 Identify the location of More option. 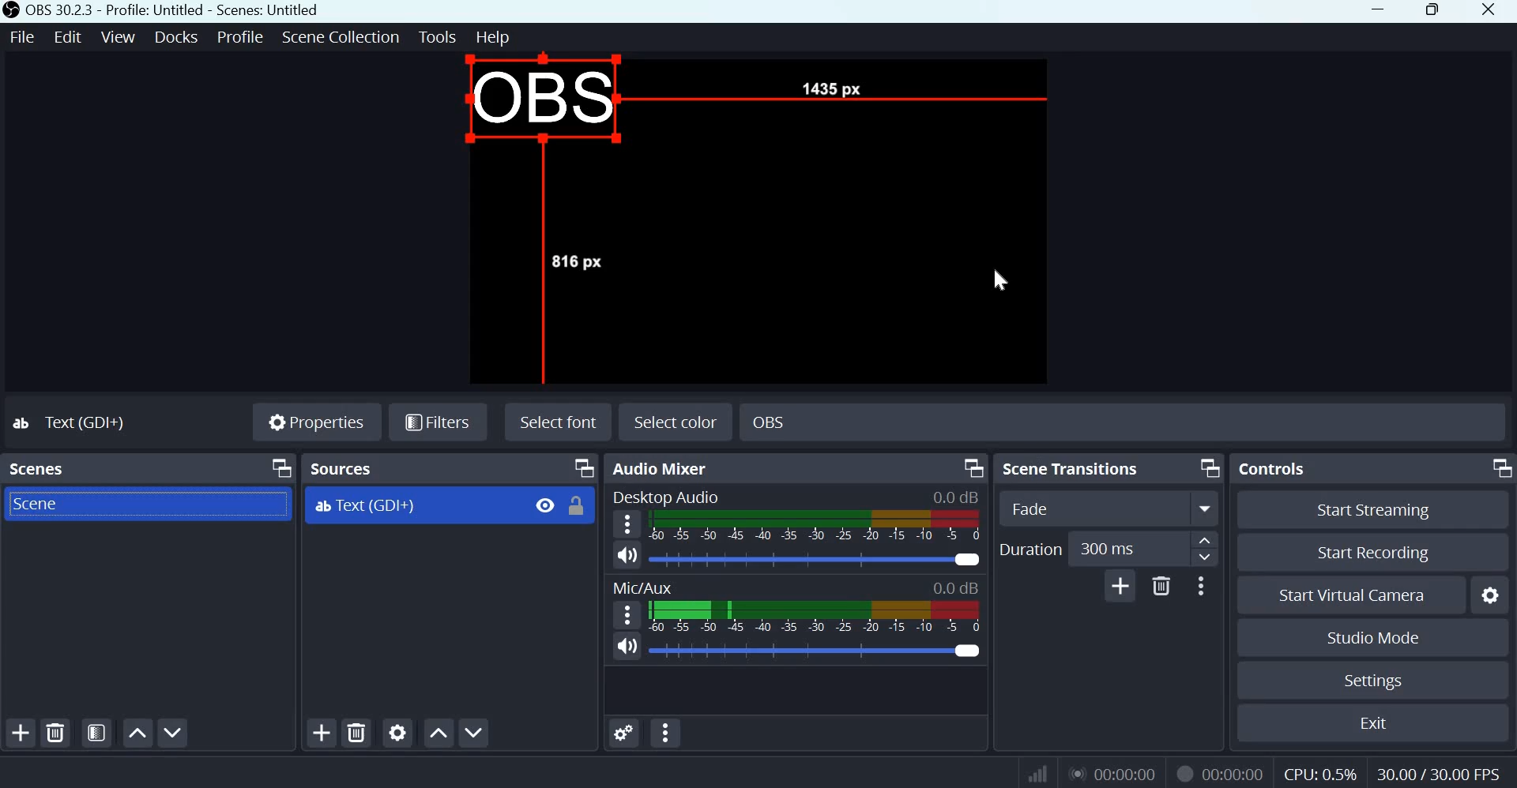
(1206, 508).